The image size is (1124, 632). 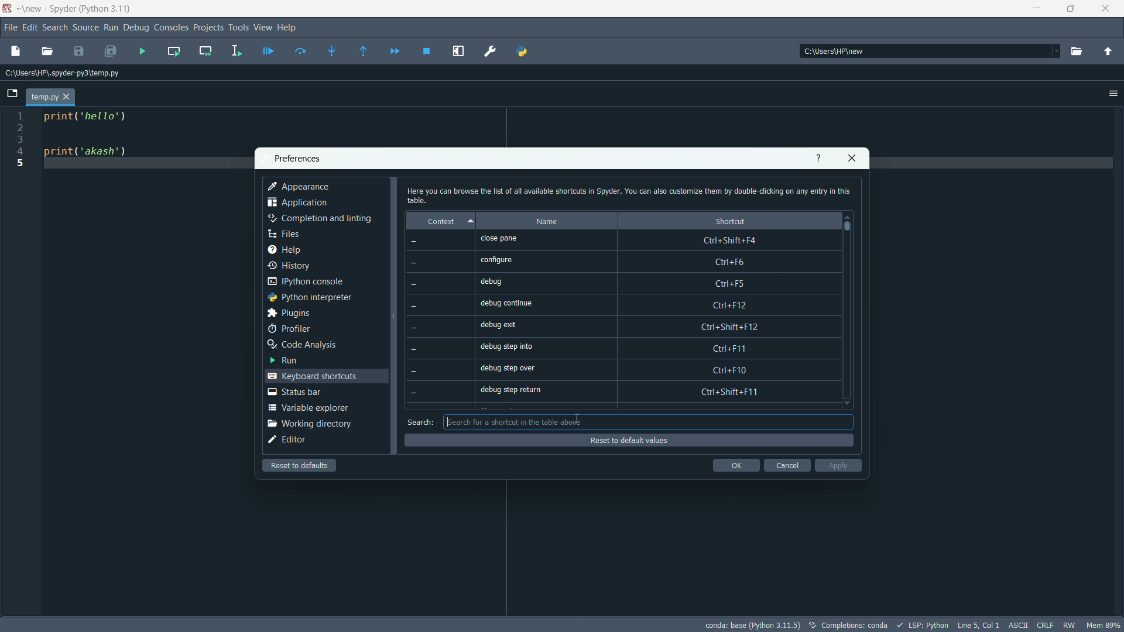 What do you see at coordinates (290, 29) in the screenshot?
I see `help menu` at bounding box center [290, 29].